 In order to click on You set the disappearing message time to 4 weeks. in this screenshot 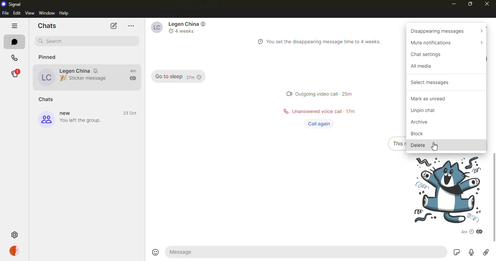, I will do `click(327, 42)`.